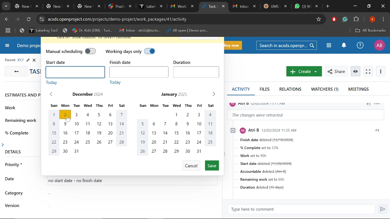 The image size is (390, 219). I want to click on All bookmarks, so click(370, 31).